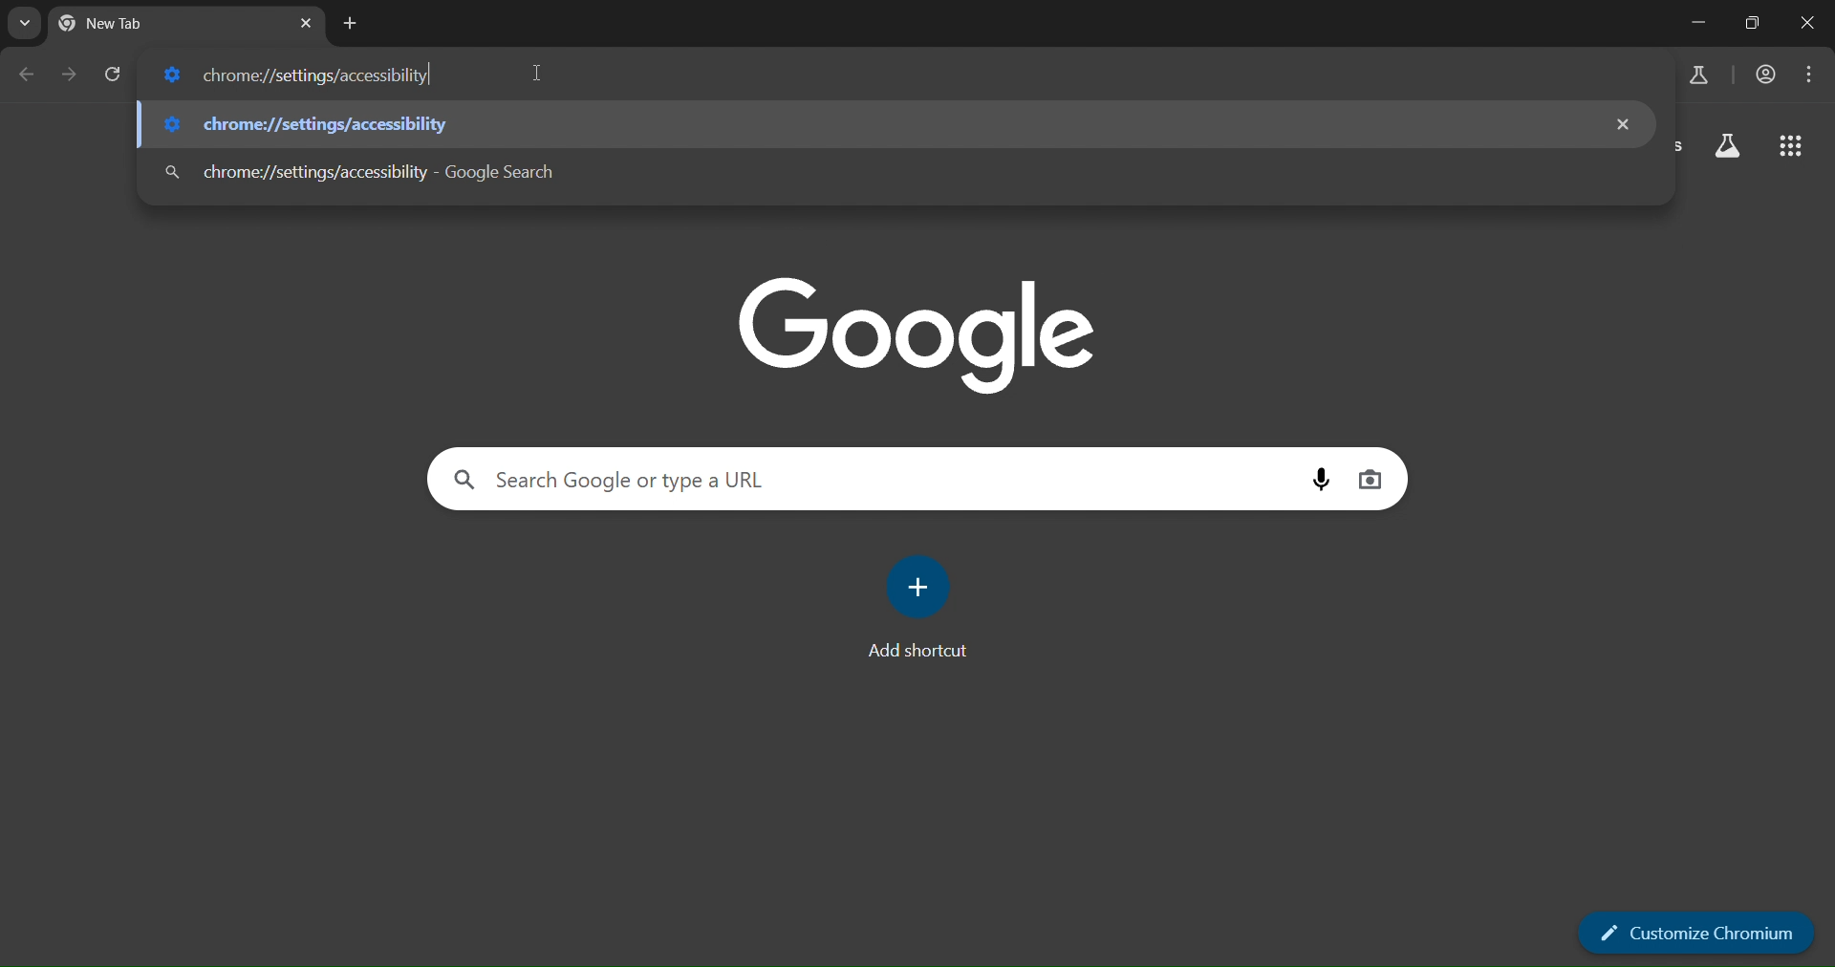 This screenshot has width=1835, height=967. What do you see at coordinates (1727, 146) in the screenshot?
I see `search labs` at bounding box center [1727, 146].